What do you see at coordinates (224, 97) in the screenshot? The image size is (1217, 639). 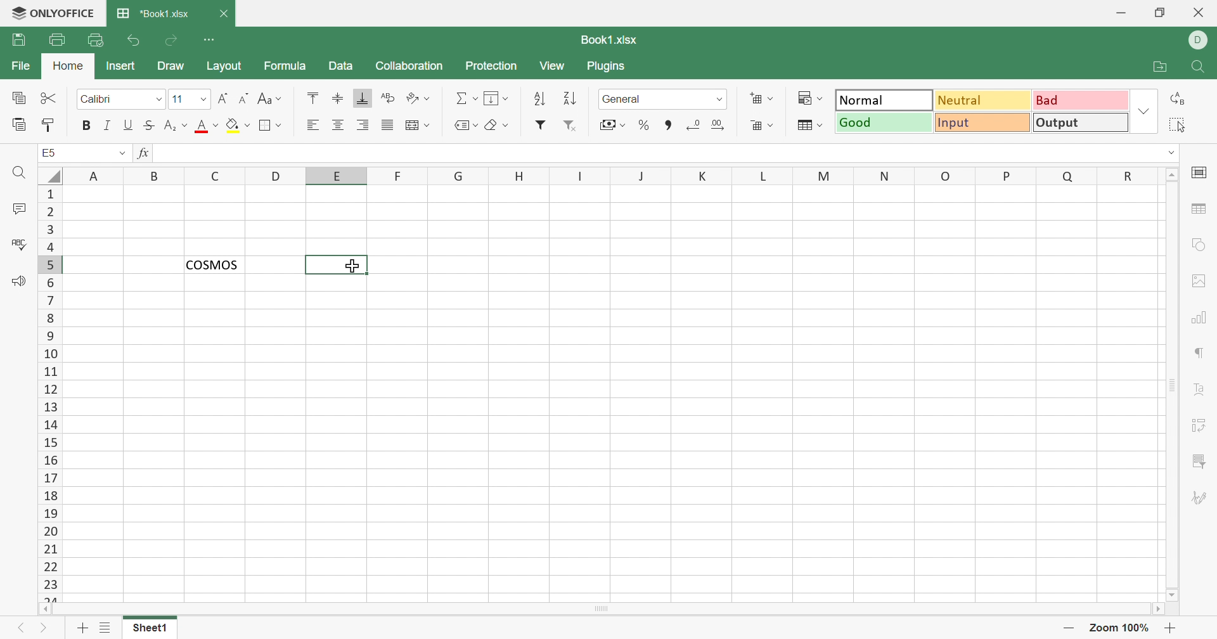 I see `Increment font size` at bounding box center [224, 97].